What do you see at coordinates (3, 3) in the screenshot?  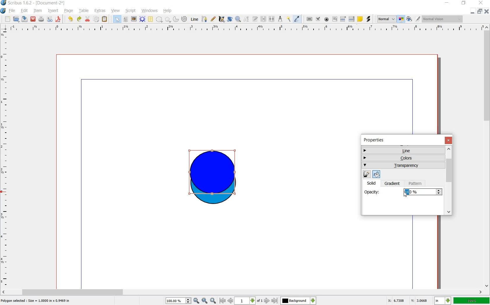 I see `logo` at bounding box center [3, 3].